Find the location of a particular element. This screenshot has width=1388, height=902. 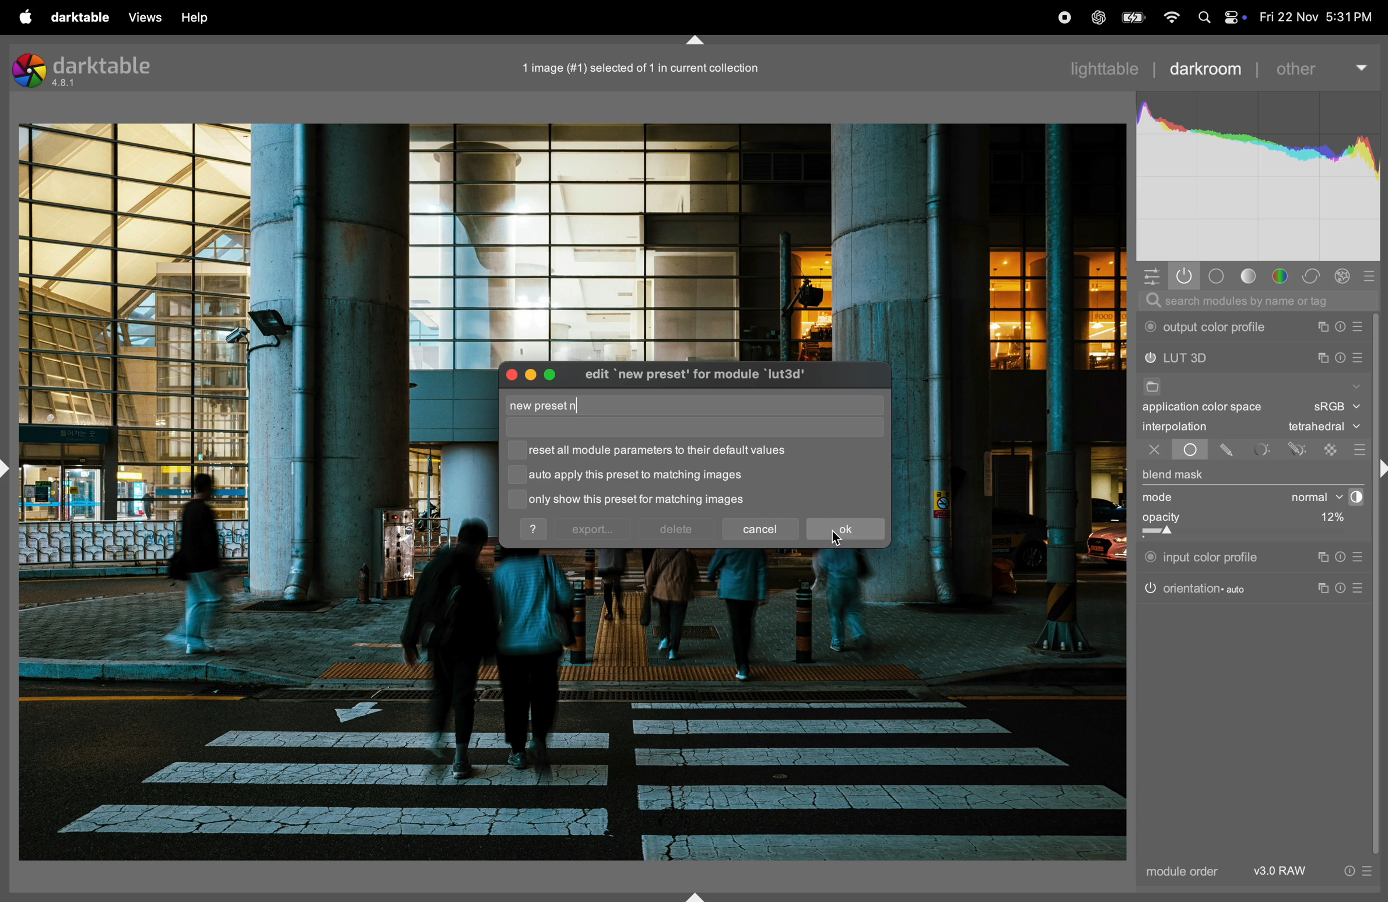

chatgpt is located at coordinates (1098, 19).